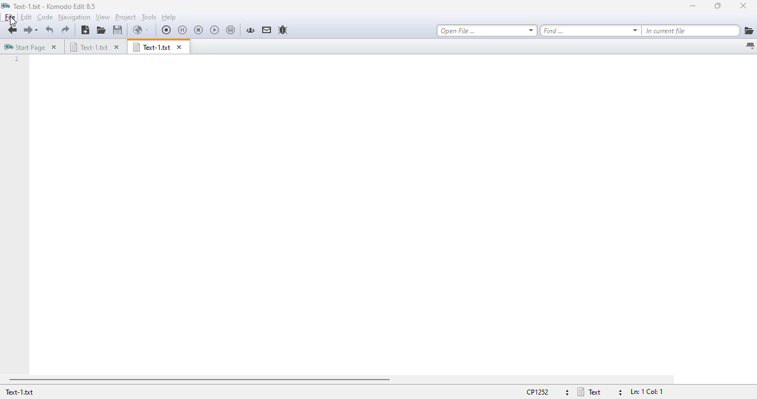 The image size is (757, 399). Describe the element at coordinates (50, 30) in the screenshot. I see `undo last action` at that location.